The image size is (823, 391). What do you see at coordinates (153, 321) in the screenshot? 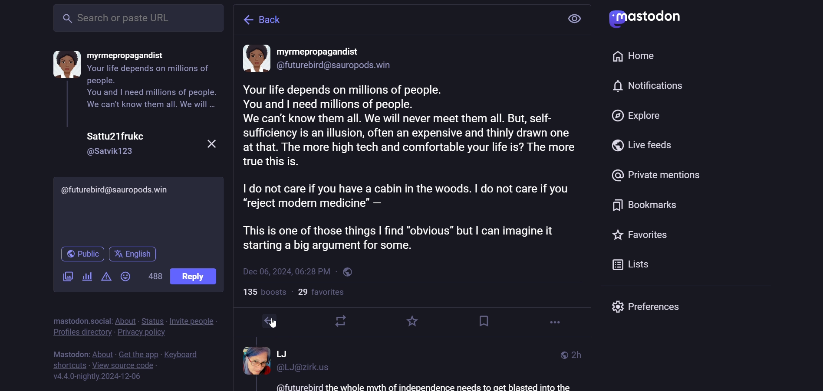
I see `status` at bounding box center [153, 321].